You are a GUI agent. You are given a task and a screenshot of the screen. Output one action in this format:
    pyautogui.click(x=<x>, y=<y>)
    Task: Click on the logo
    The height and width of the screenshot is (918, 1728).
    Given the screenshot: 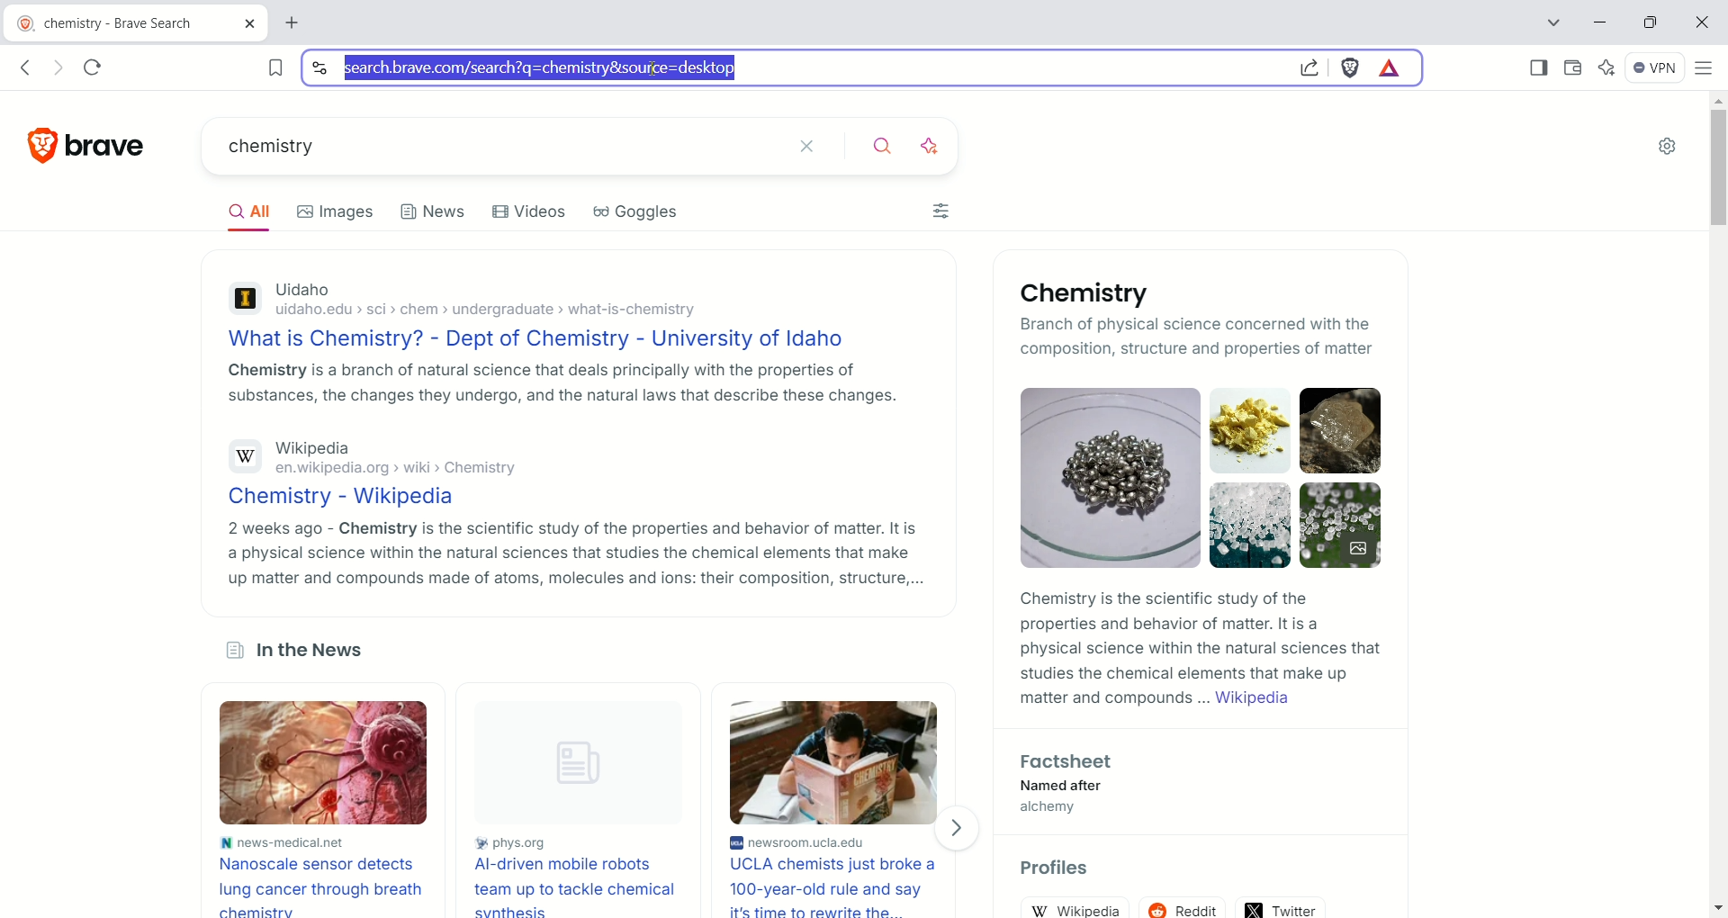 What is the action you would take?
    pyautogui.click(x=33, y=145)
    